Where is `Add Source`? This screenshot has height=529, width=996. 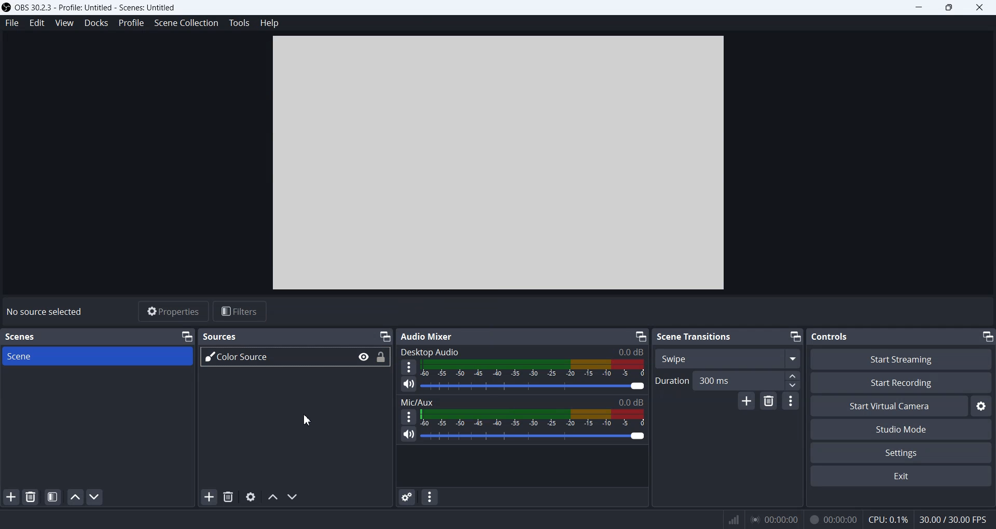 Add Source is located at coordinates (209, 498).